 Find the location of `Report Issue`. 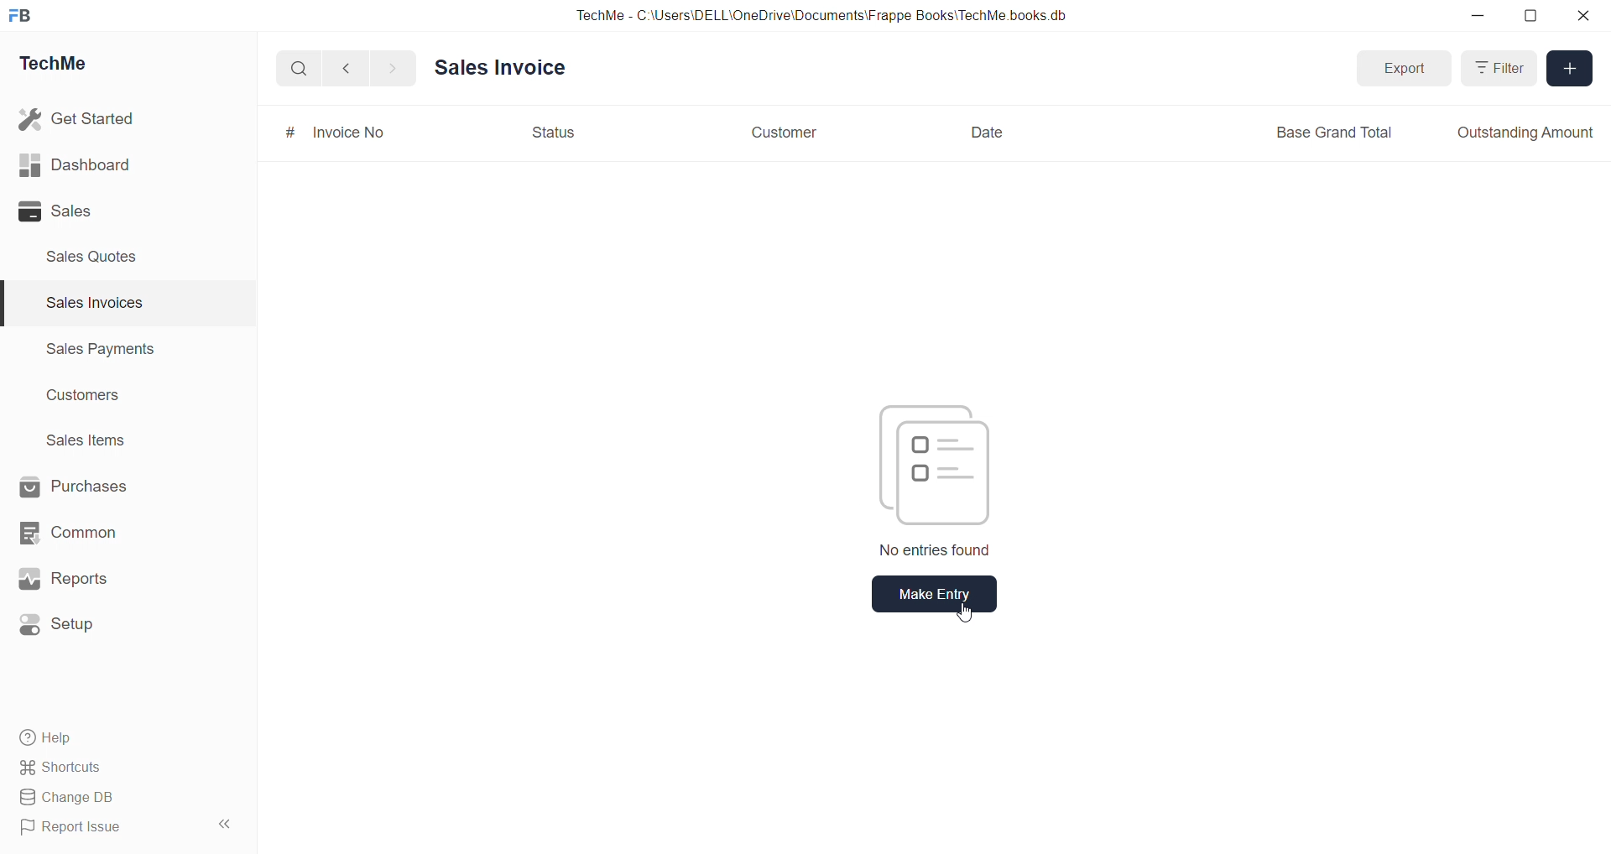

Report Issue is located at coordinates (76, 825).